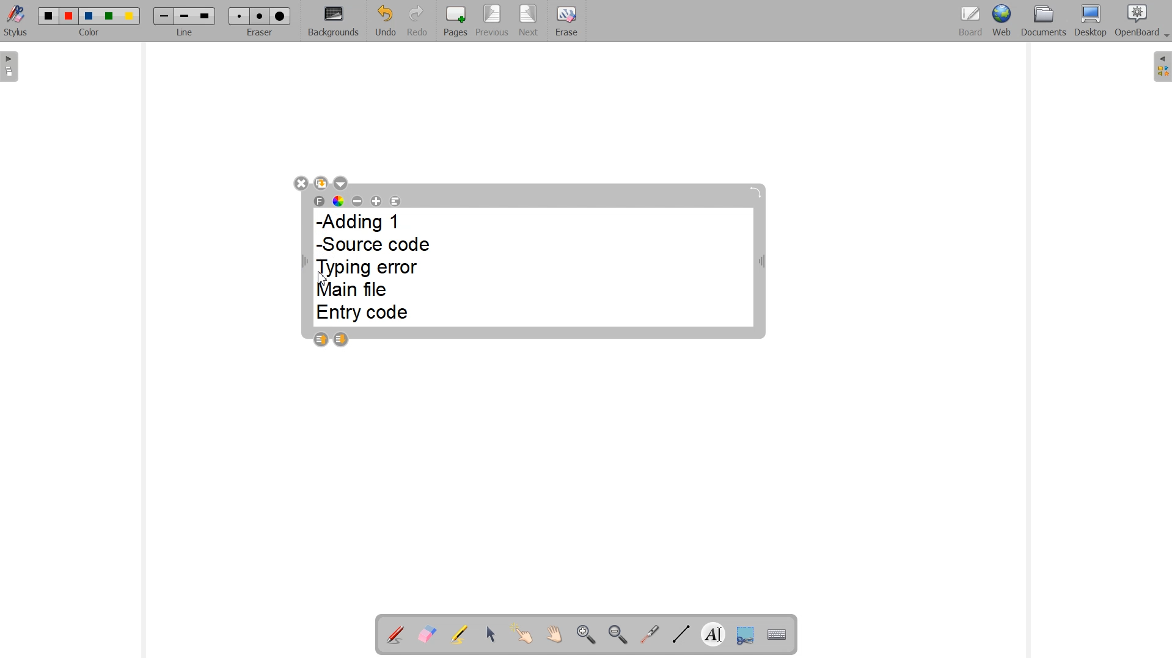  Describe the element at coordinates (322, 278) in the screenshot. I see `Cursor` at that location.